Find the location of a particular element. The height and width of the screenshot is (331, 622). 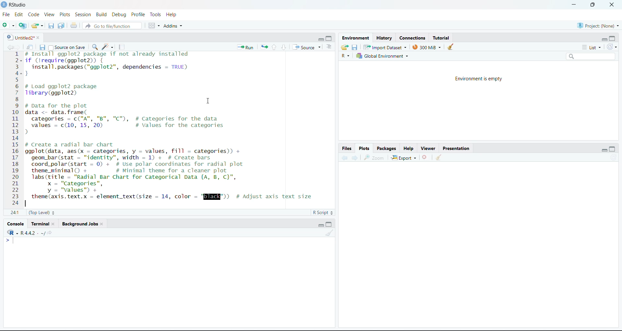

find /replace is located at coordinates (94, 47).